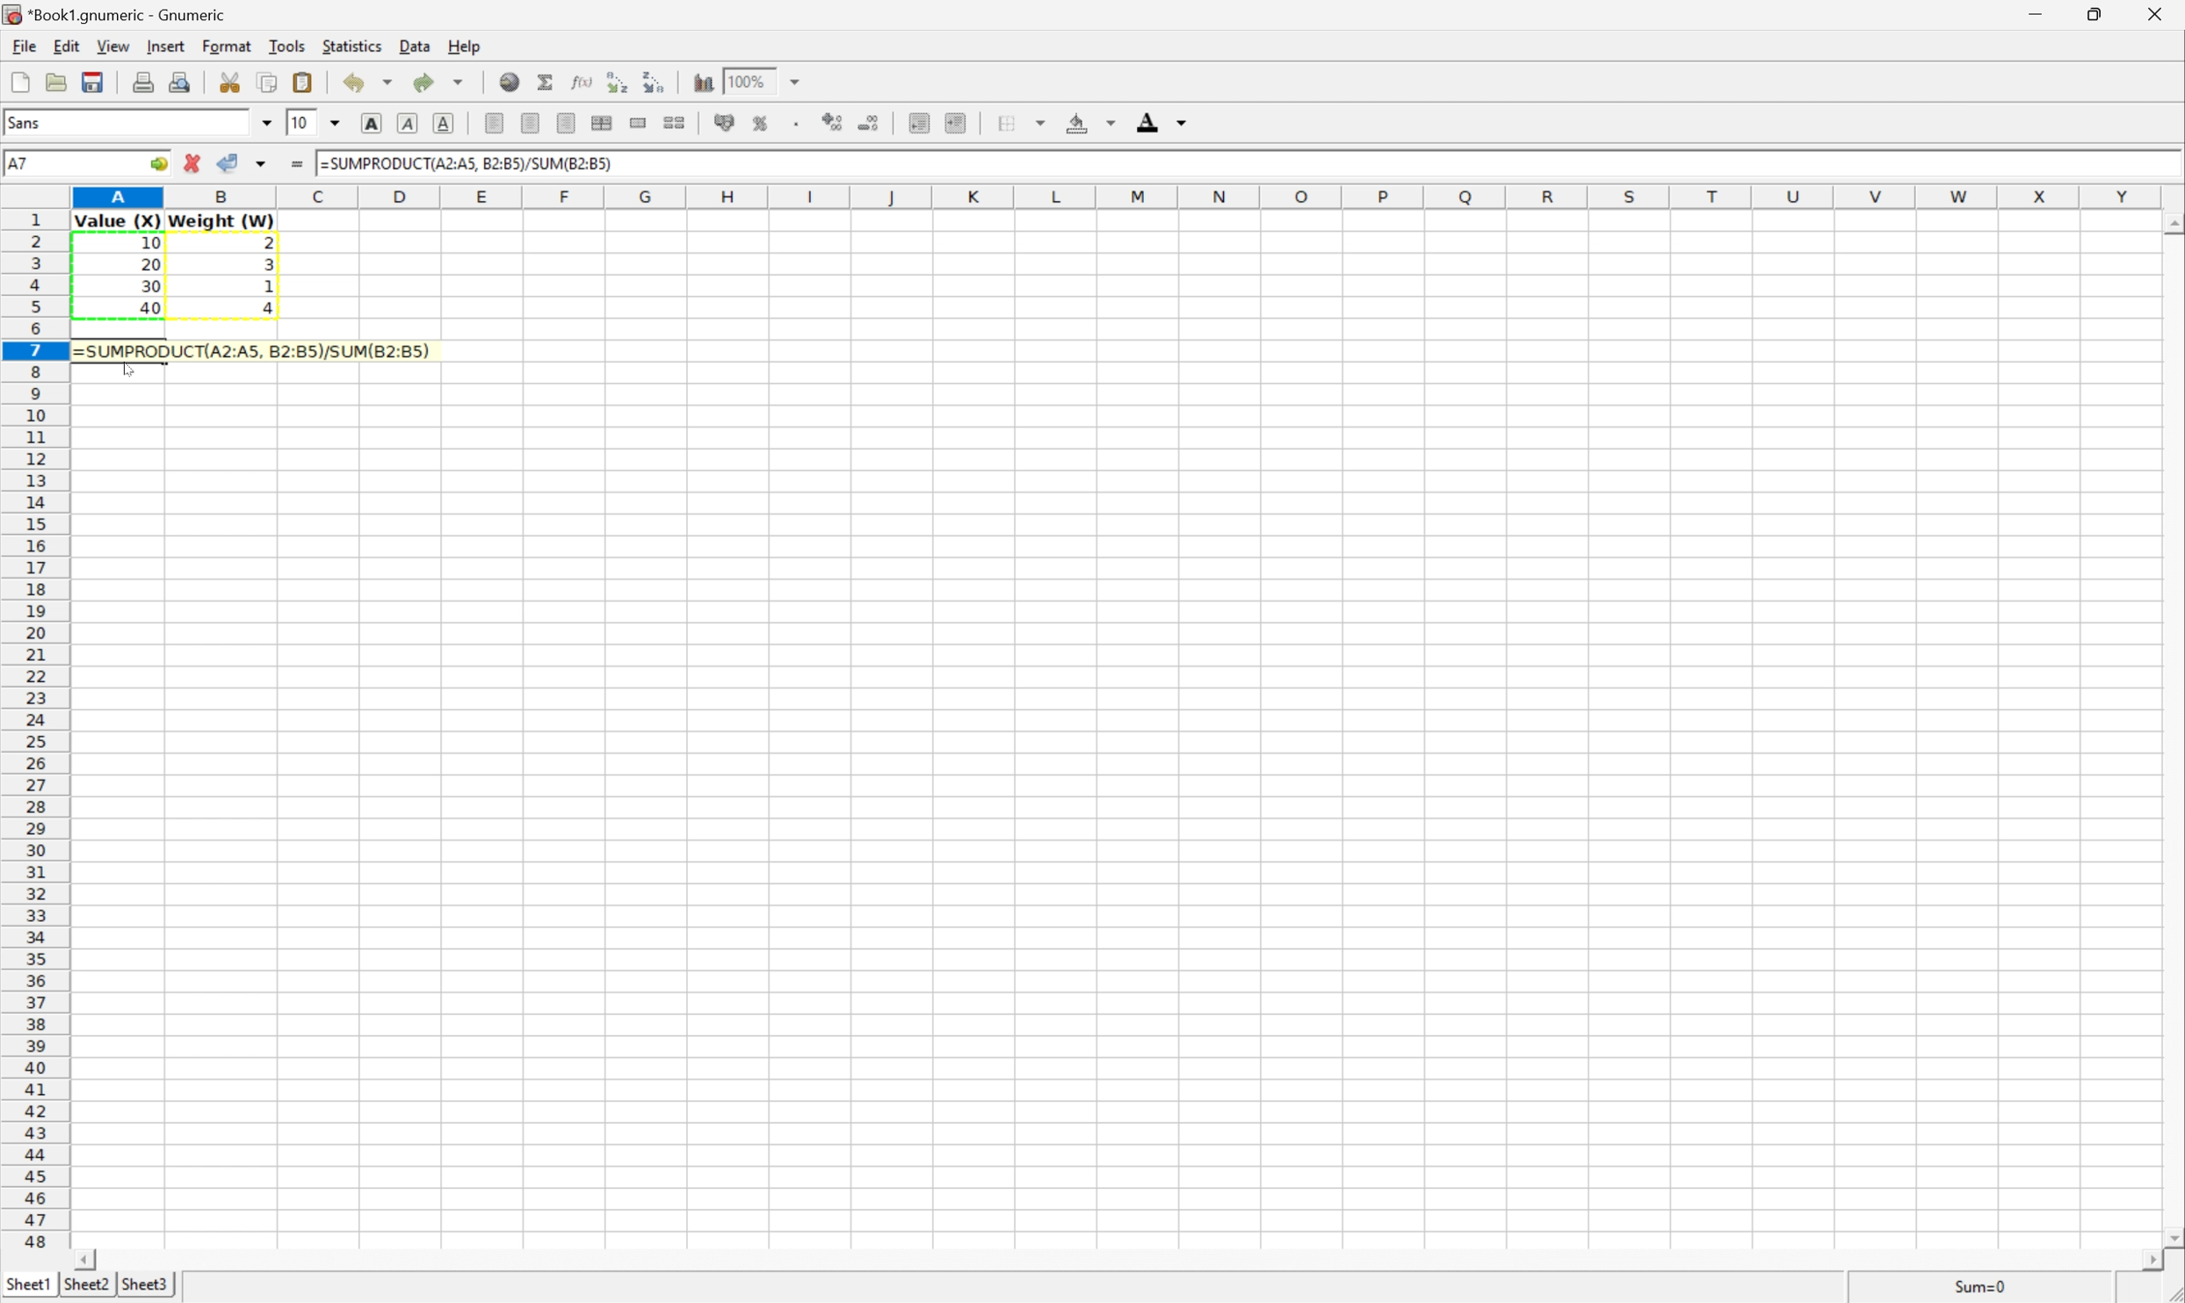 The height and width of the screenshot is (1303, 2185). I want to click on Copy selection, so click(275, 82).